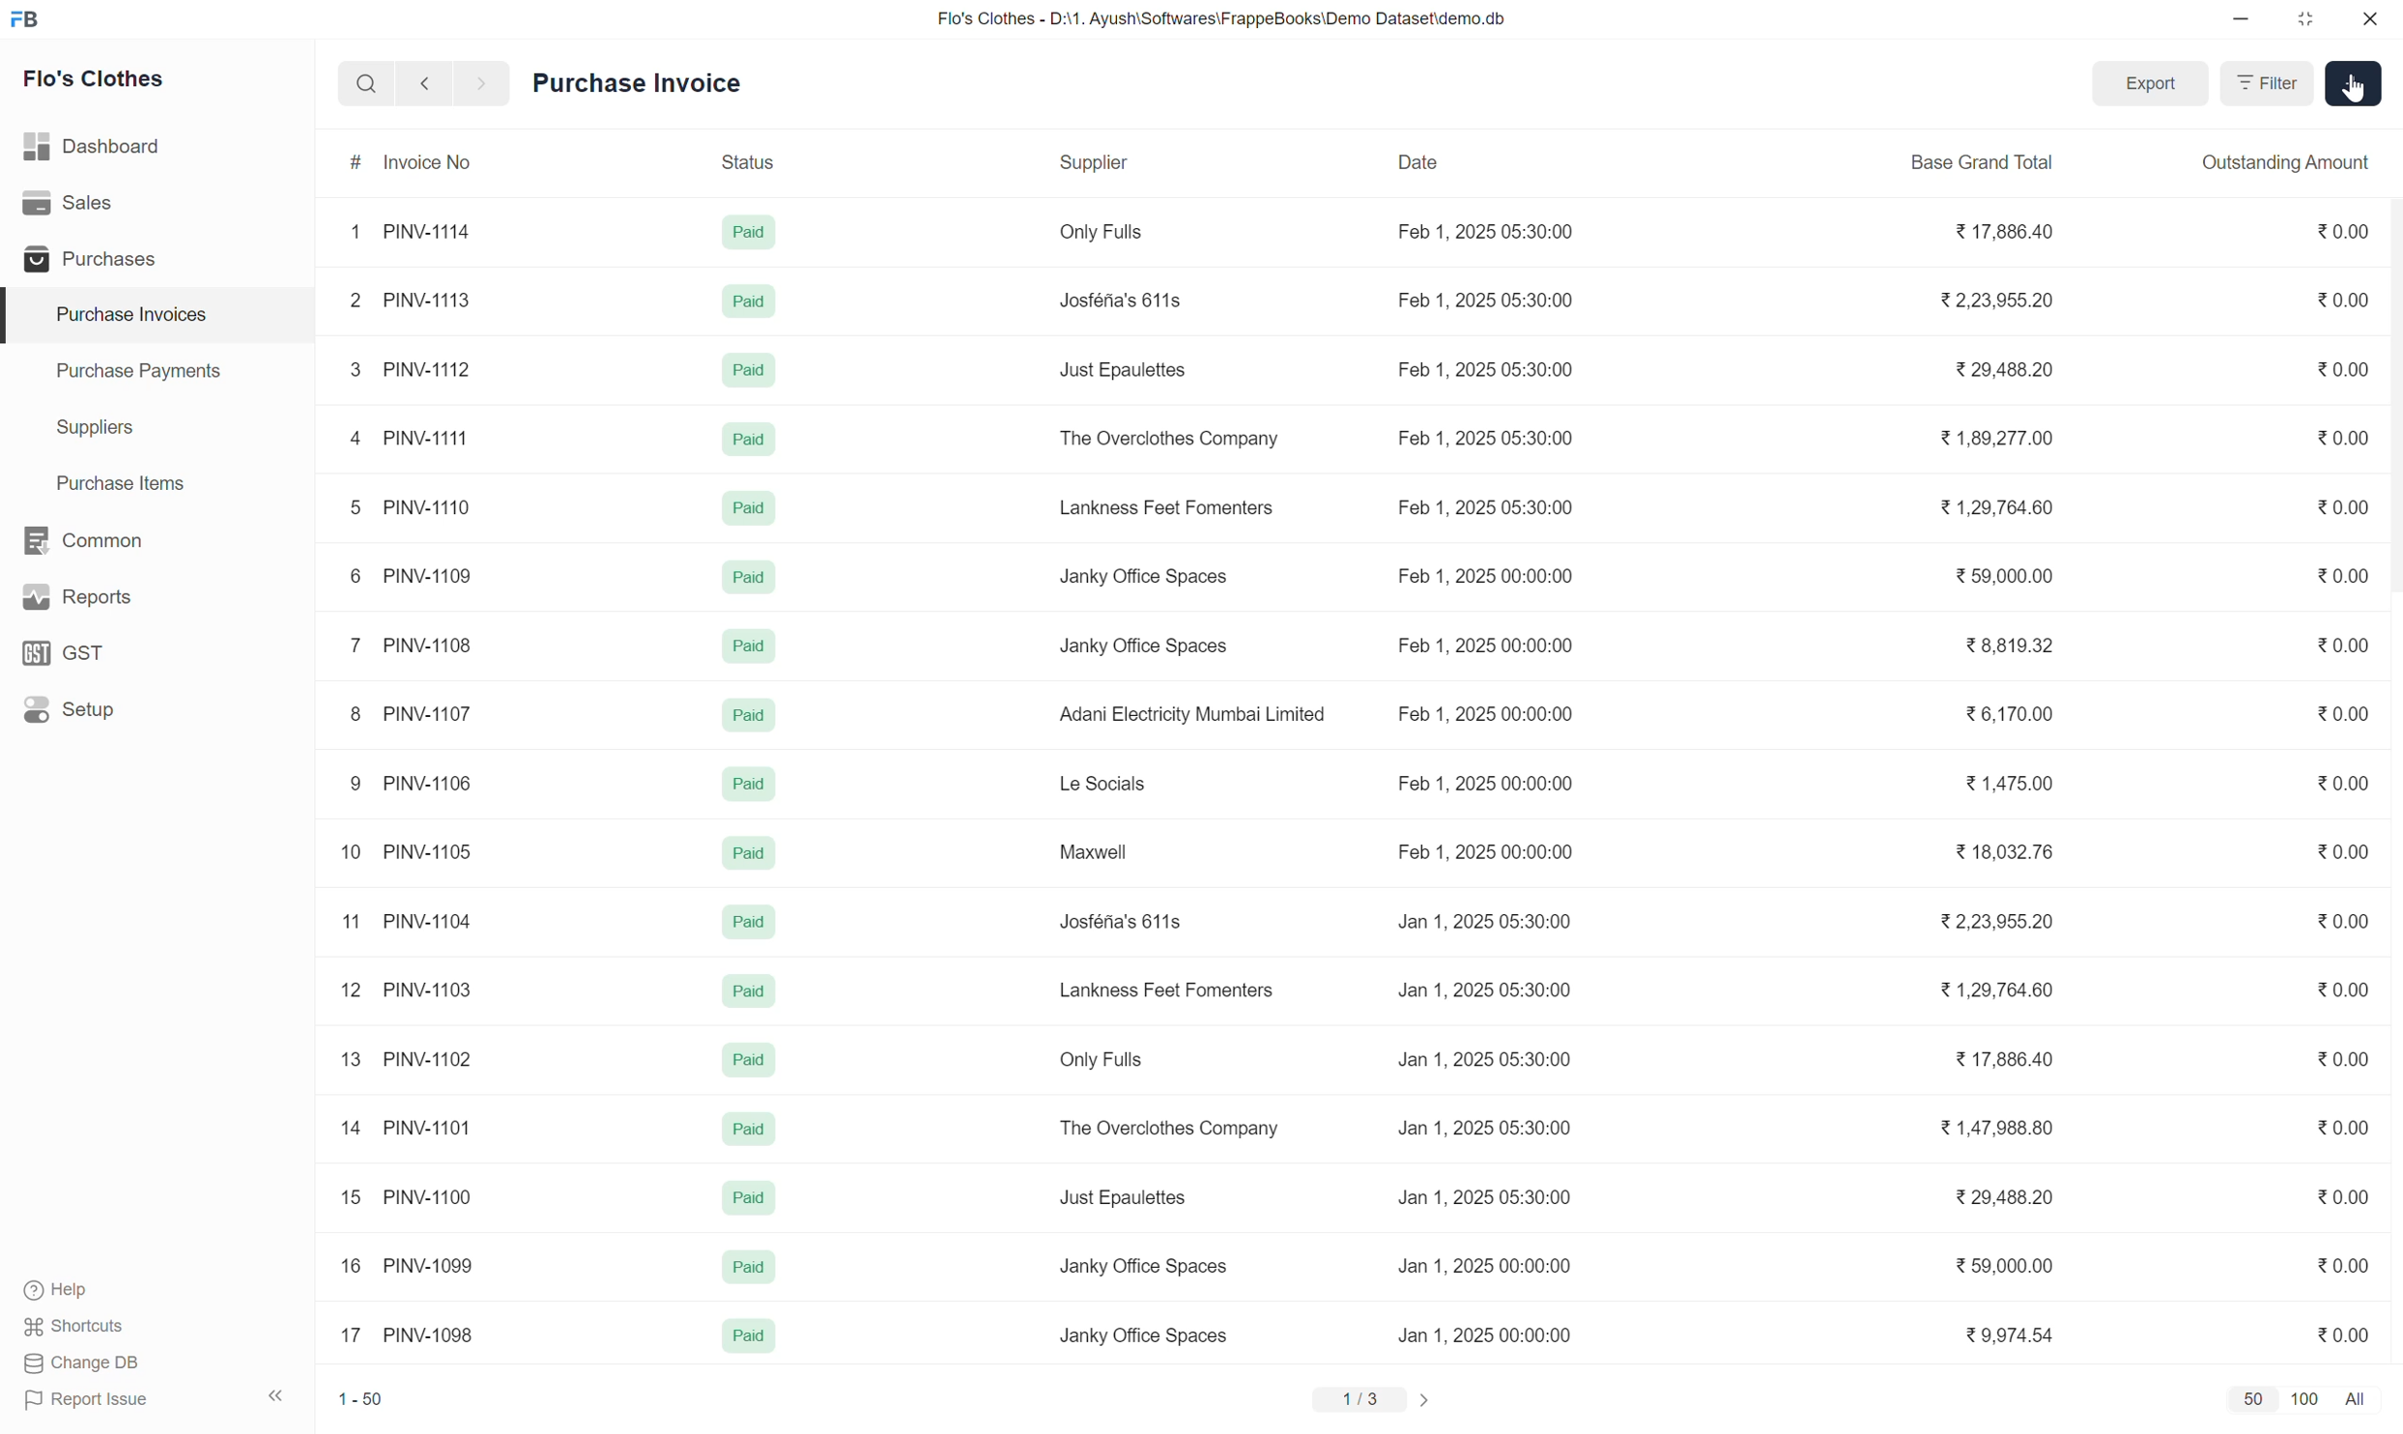 The image size is (2403, 1434). What do you see at coordinates (748, 715) in the screenshot?
I see `Paid` at bounding box center [748, 715].